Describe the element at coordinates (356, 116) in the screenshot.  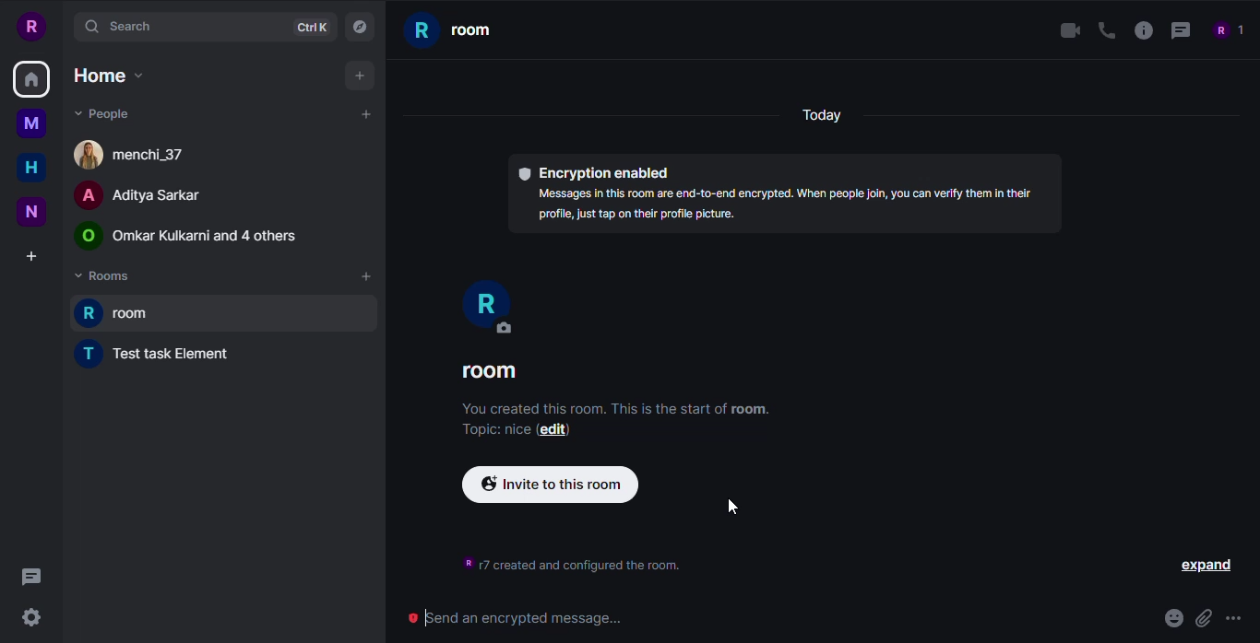
I see `add` at that location.